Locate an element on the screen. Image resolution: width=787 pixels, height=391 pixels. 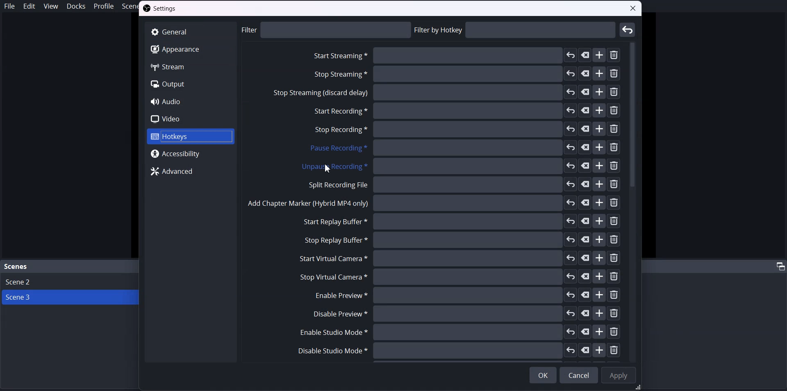
Output is located at coordinates (190, 84).